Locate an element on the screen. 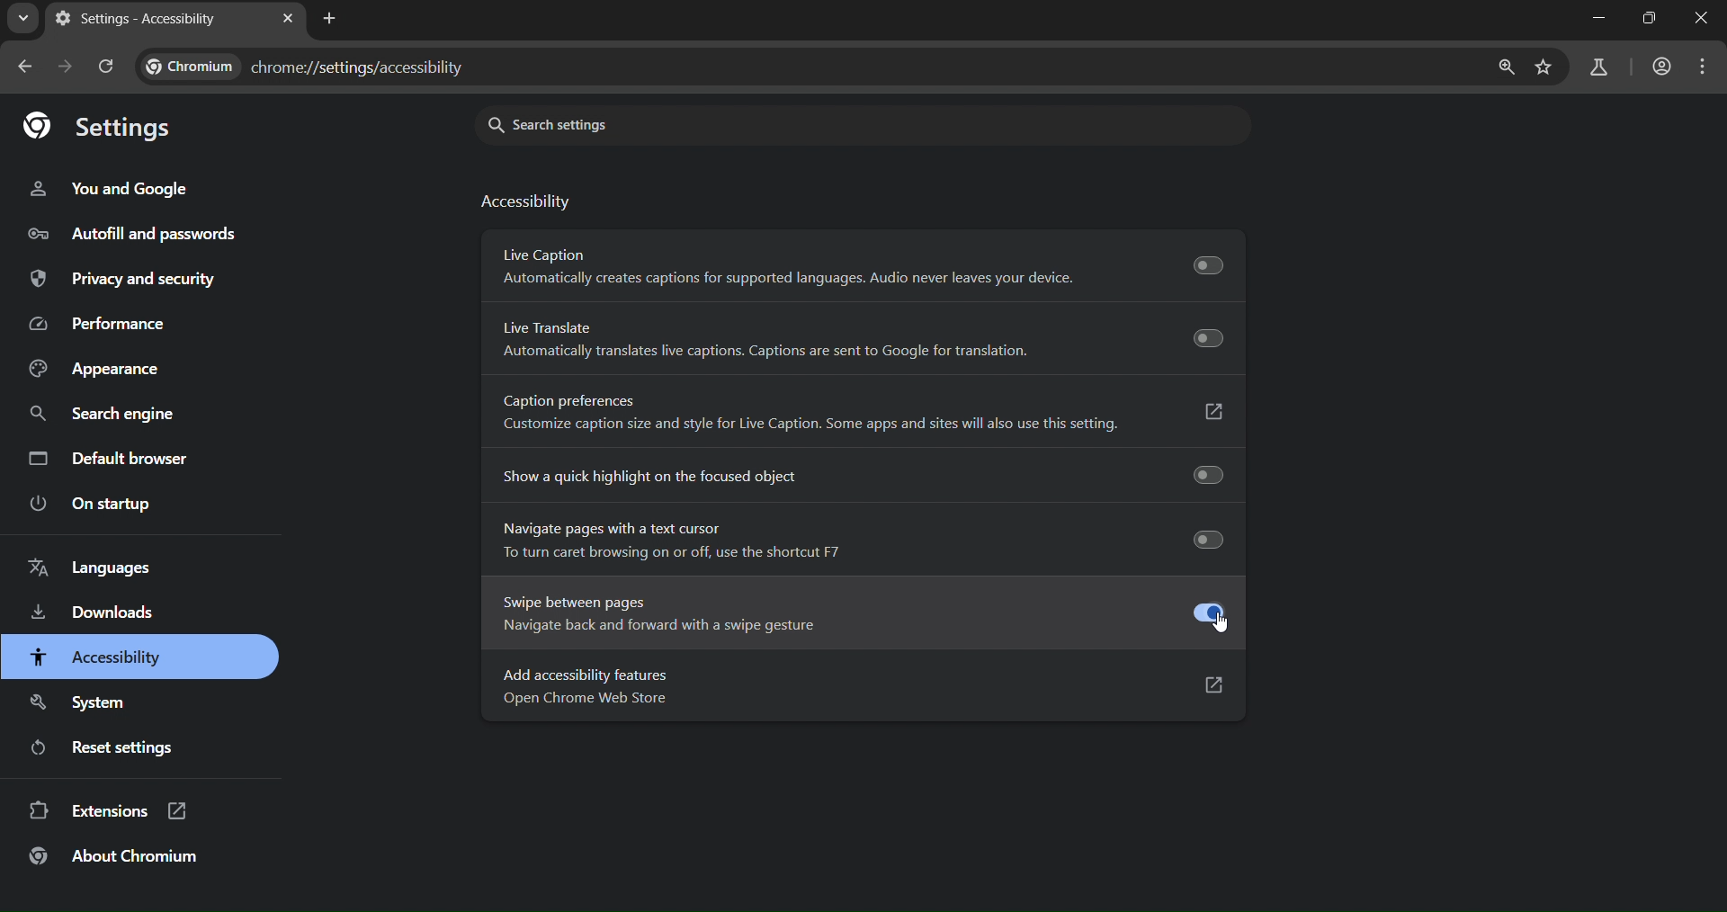 Image resolution: width=1727 pixels, height=912 pixels. close tab is located at coordinates (288, 18).